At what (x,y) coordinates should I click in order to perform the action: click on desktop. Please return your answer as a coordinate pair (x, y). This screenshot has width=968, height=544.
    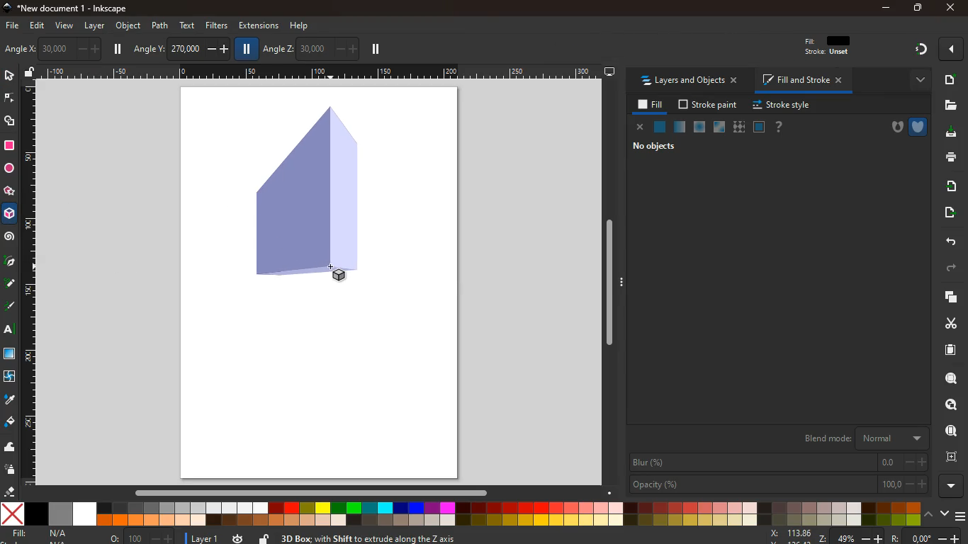
    Looking at the image, I should click on (609, 72).